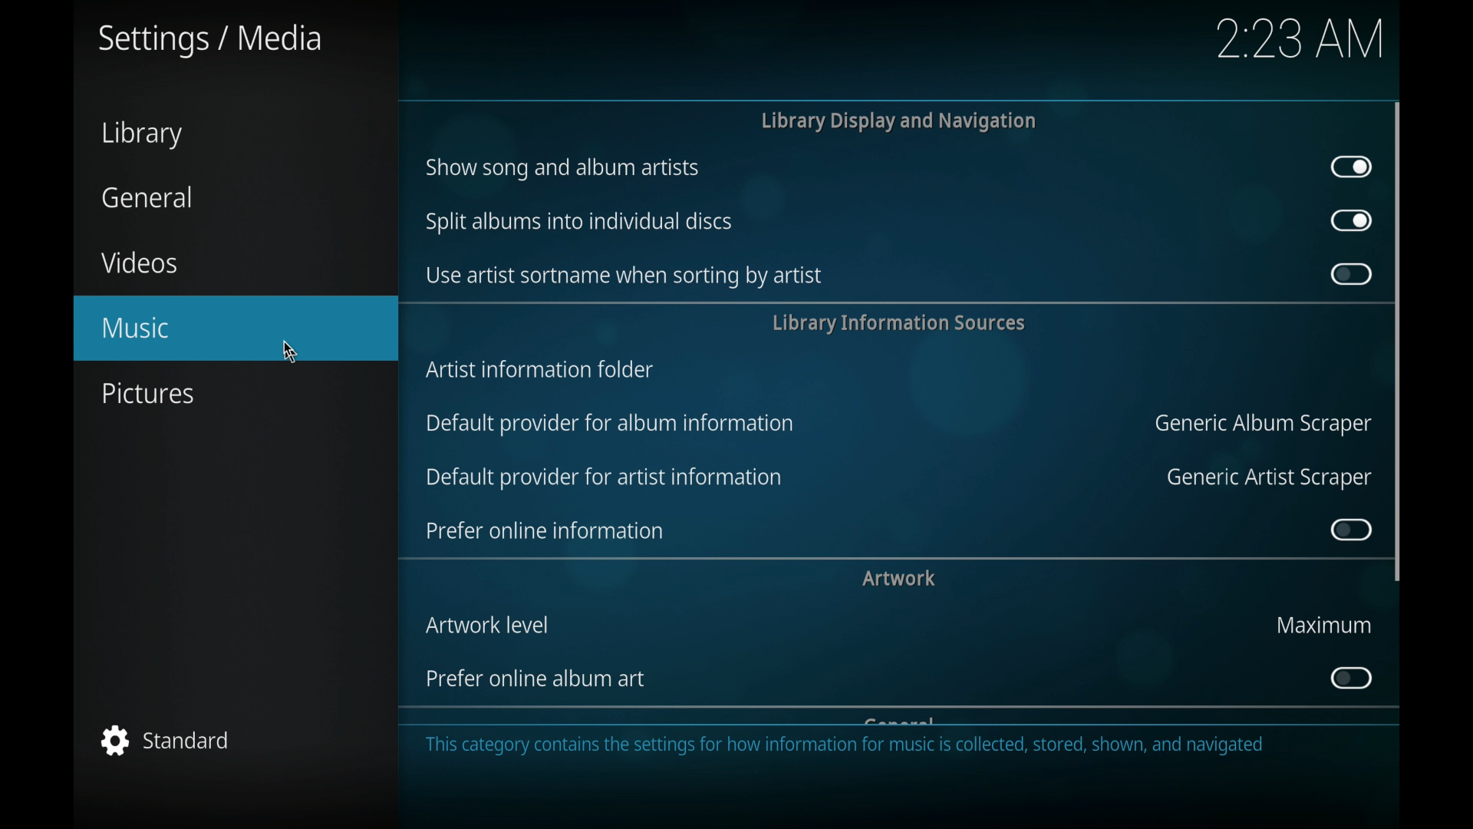 The height and width of the screenshot is (829, 1473). I want to click on toggle button, so click(1350, 220).